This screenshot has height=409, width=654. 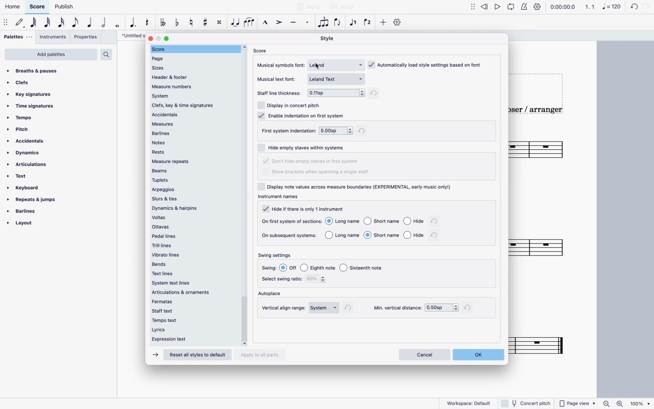 What do you see at coordinates (375, 222) in the screenshot?
I see `options` at bounding box center [375, 222].